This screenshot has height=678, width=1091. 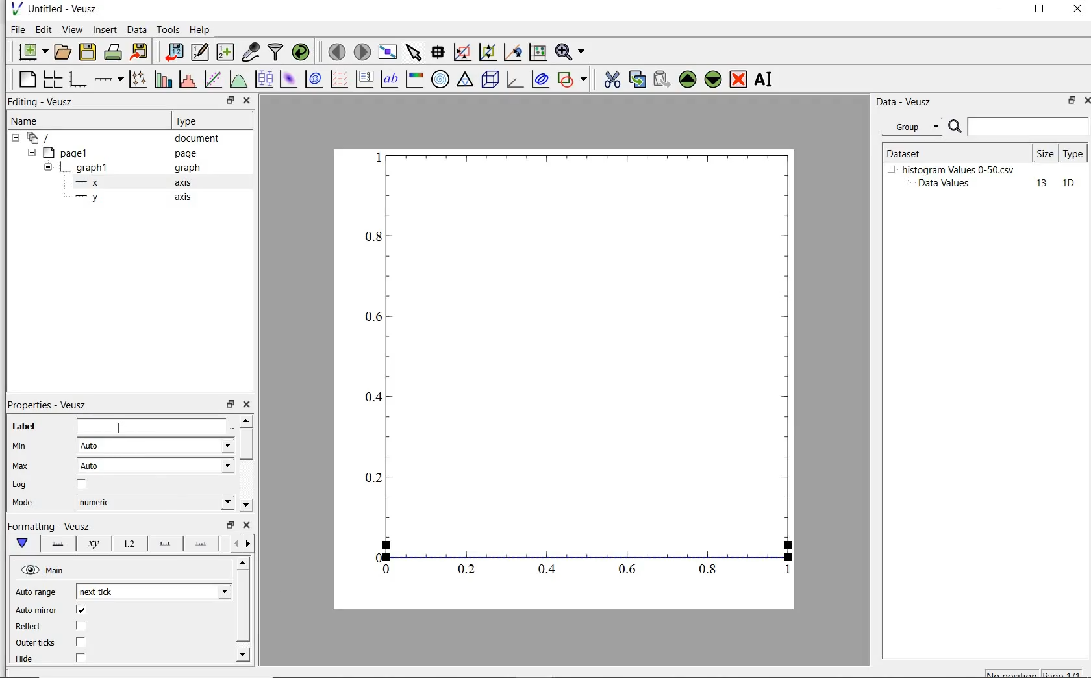 What do you see at coordinates (610, 81) in the screenshot?
I see `cut the the selected widget` at bounding box center [610, 81].